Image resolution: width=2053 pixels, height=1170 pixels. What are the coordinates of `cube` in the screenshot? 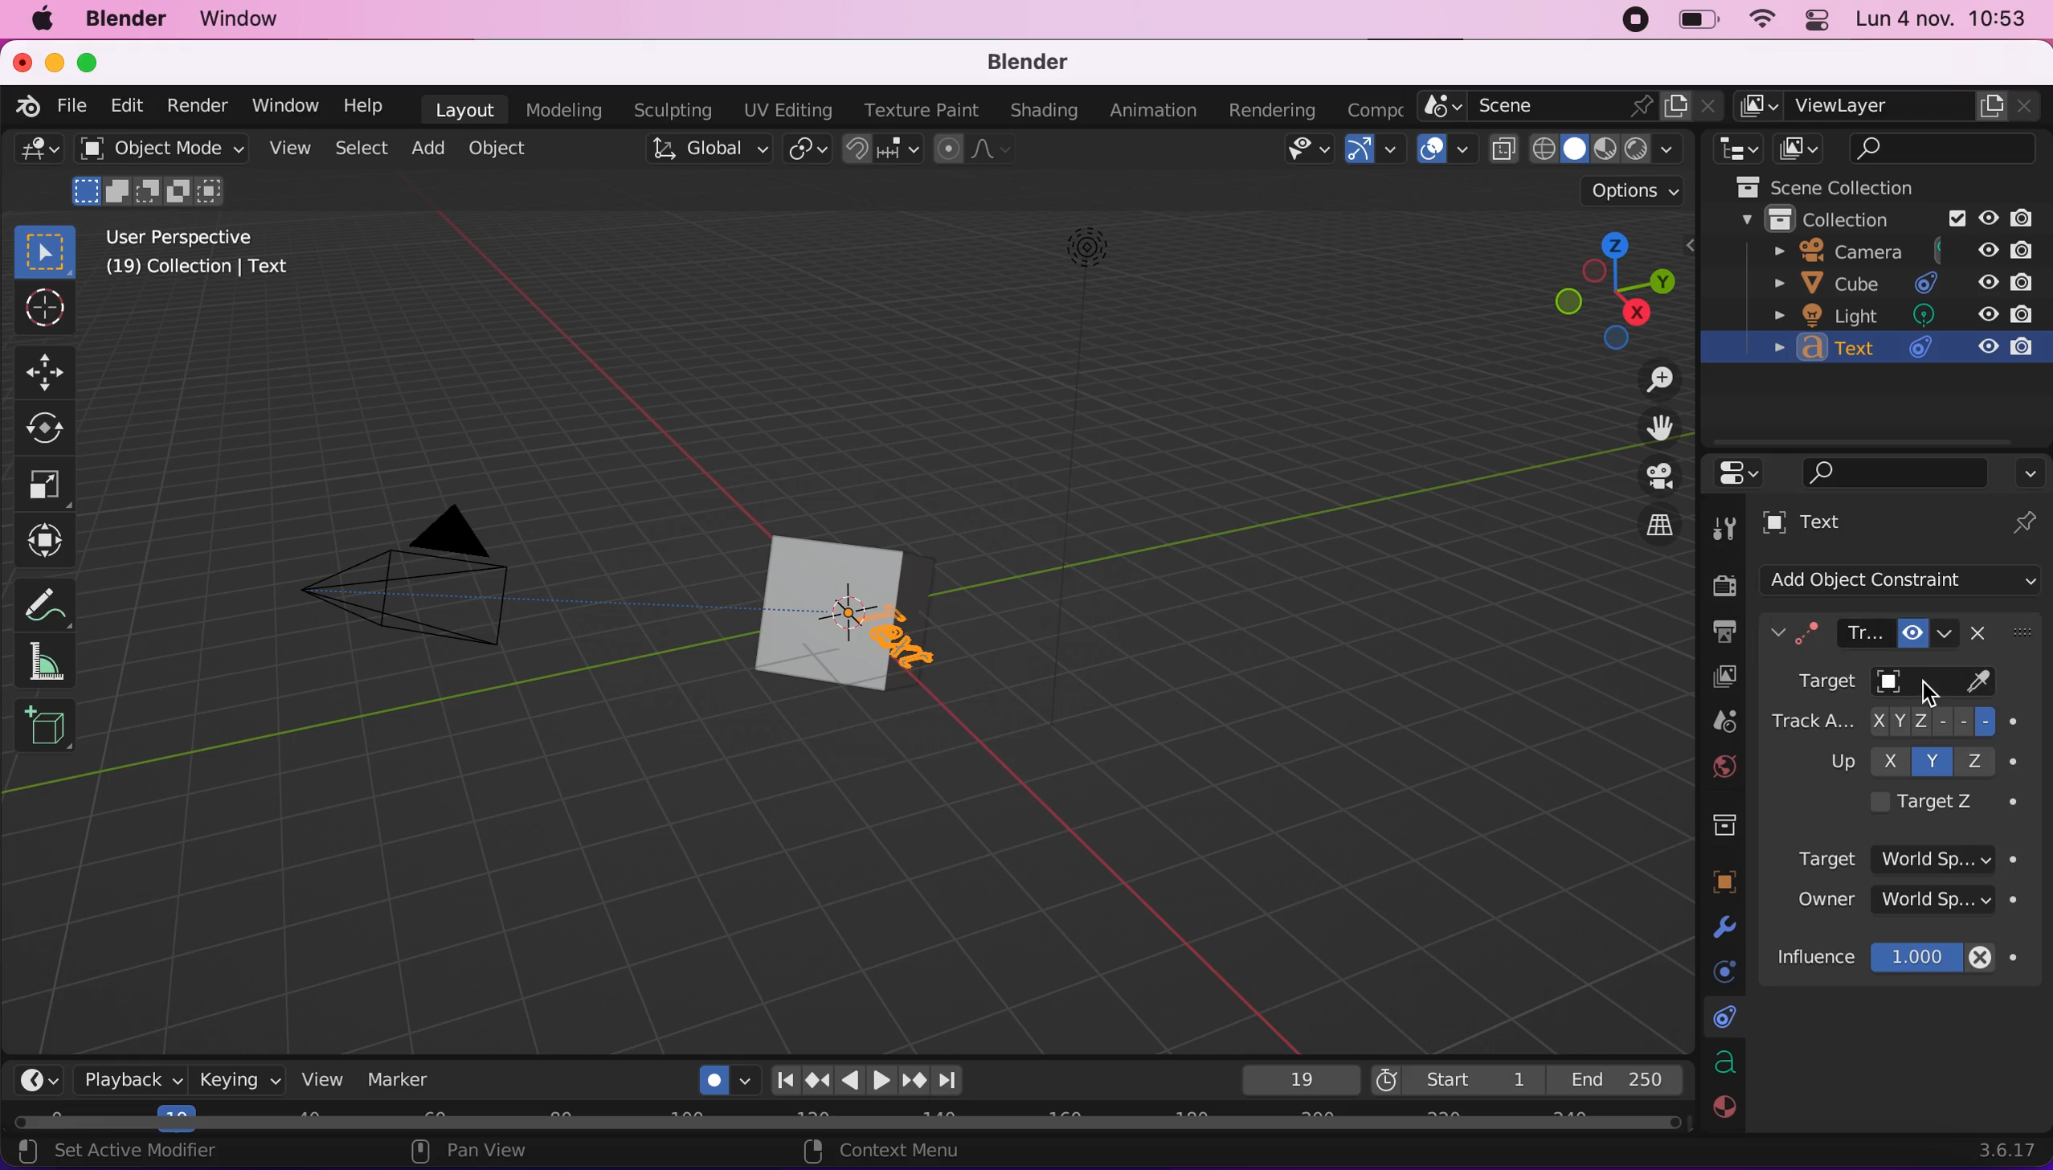 It's located at (900, 566).